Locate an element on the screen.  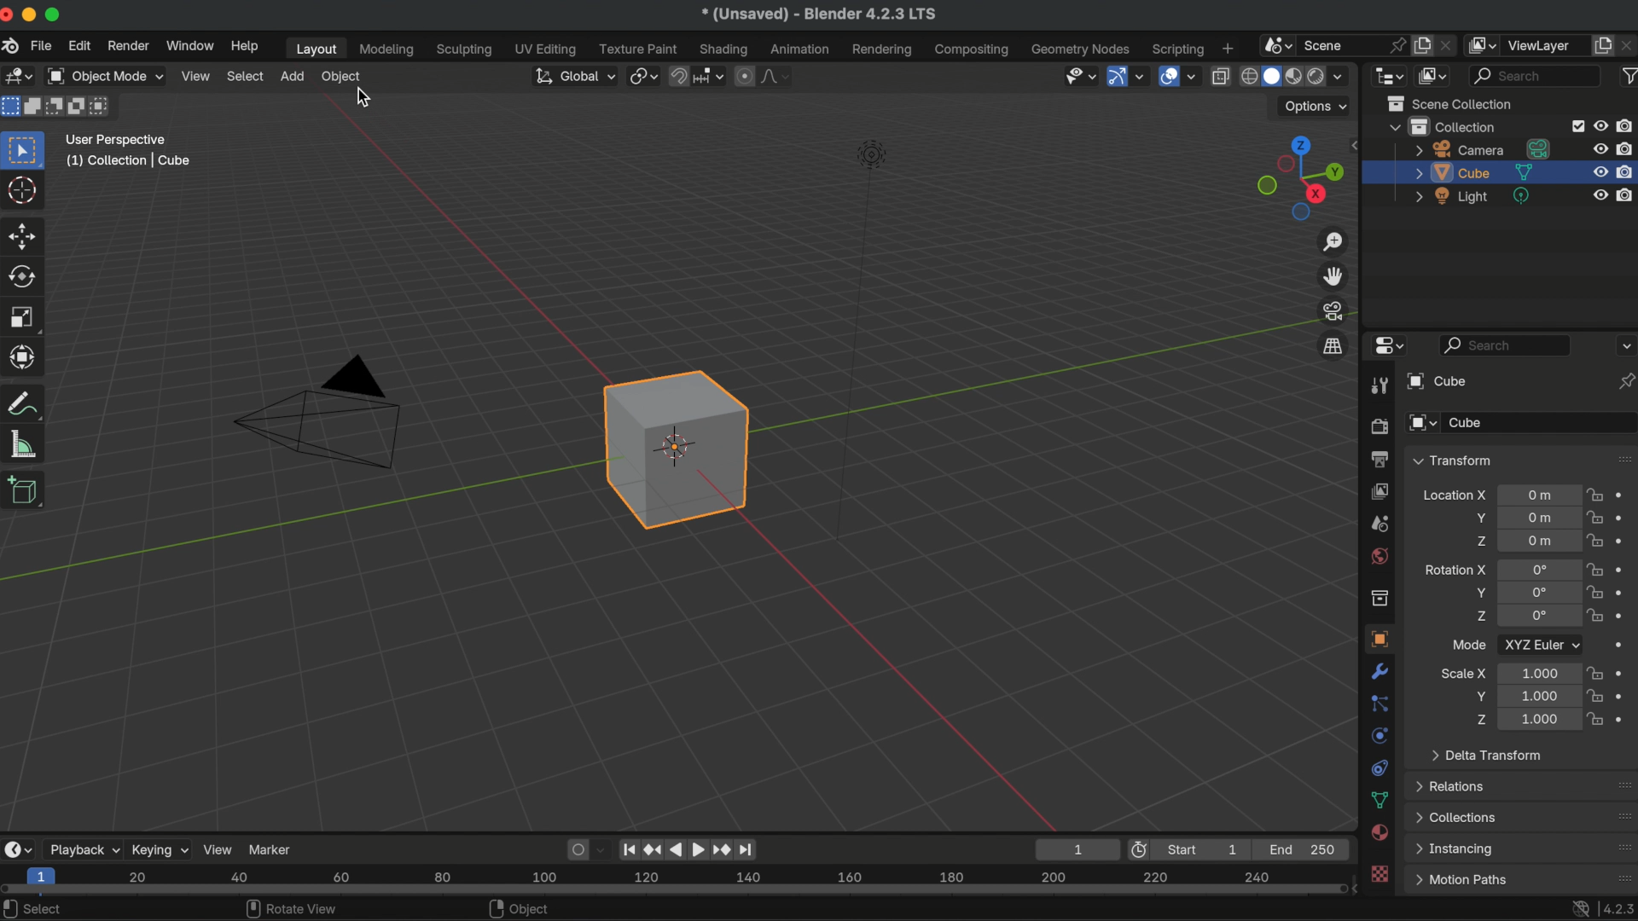
location Y is located at coordinates (1478, 518).